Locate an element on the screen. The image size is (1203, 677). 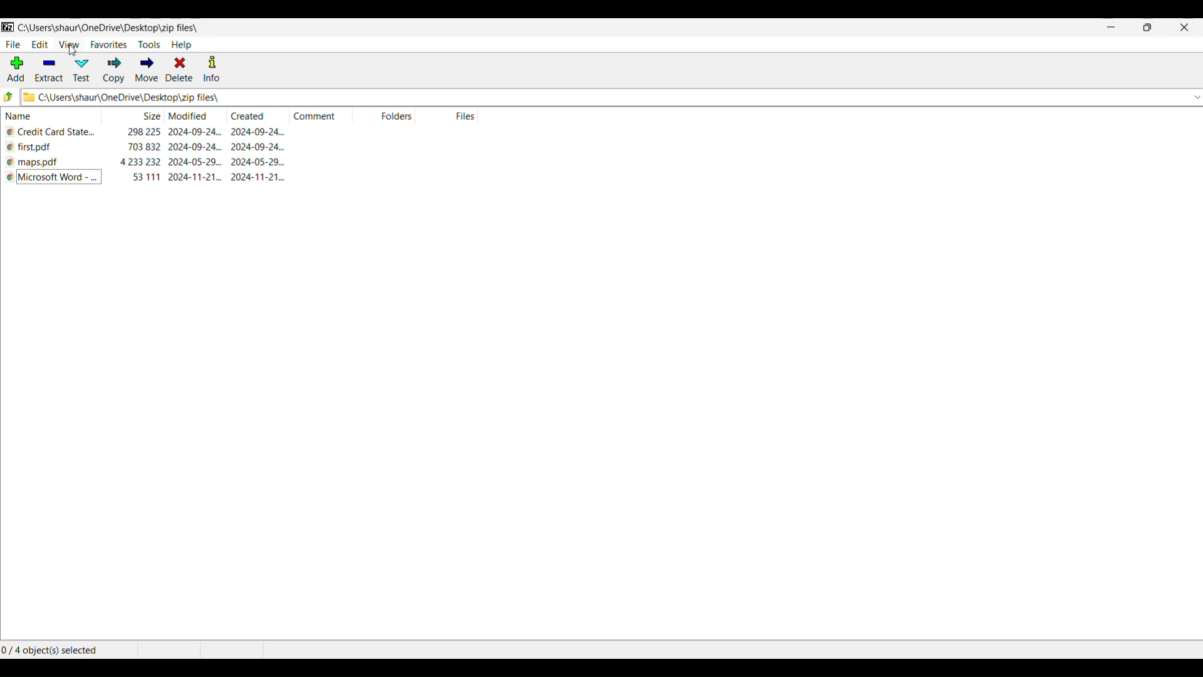
down button is located at coordinates (1188, 98).